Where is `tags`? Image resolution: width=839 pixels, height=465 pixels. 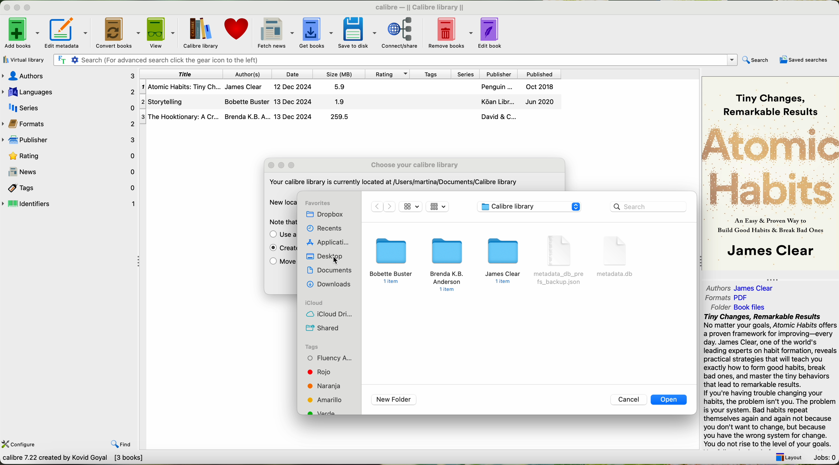
tags is located at coordinates (429, 74).